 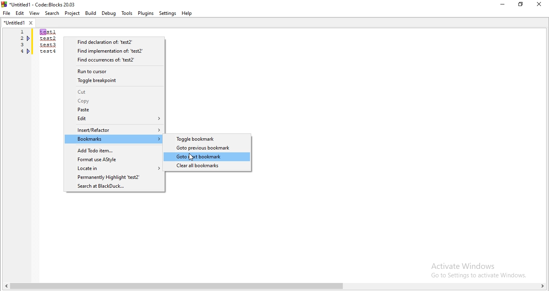 What do you see at coordinates (114, 92) in the screenshot?
I see `Cut` at bounding box center [114, 92].